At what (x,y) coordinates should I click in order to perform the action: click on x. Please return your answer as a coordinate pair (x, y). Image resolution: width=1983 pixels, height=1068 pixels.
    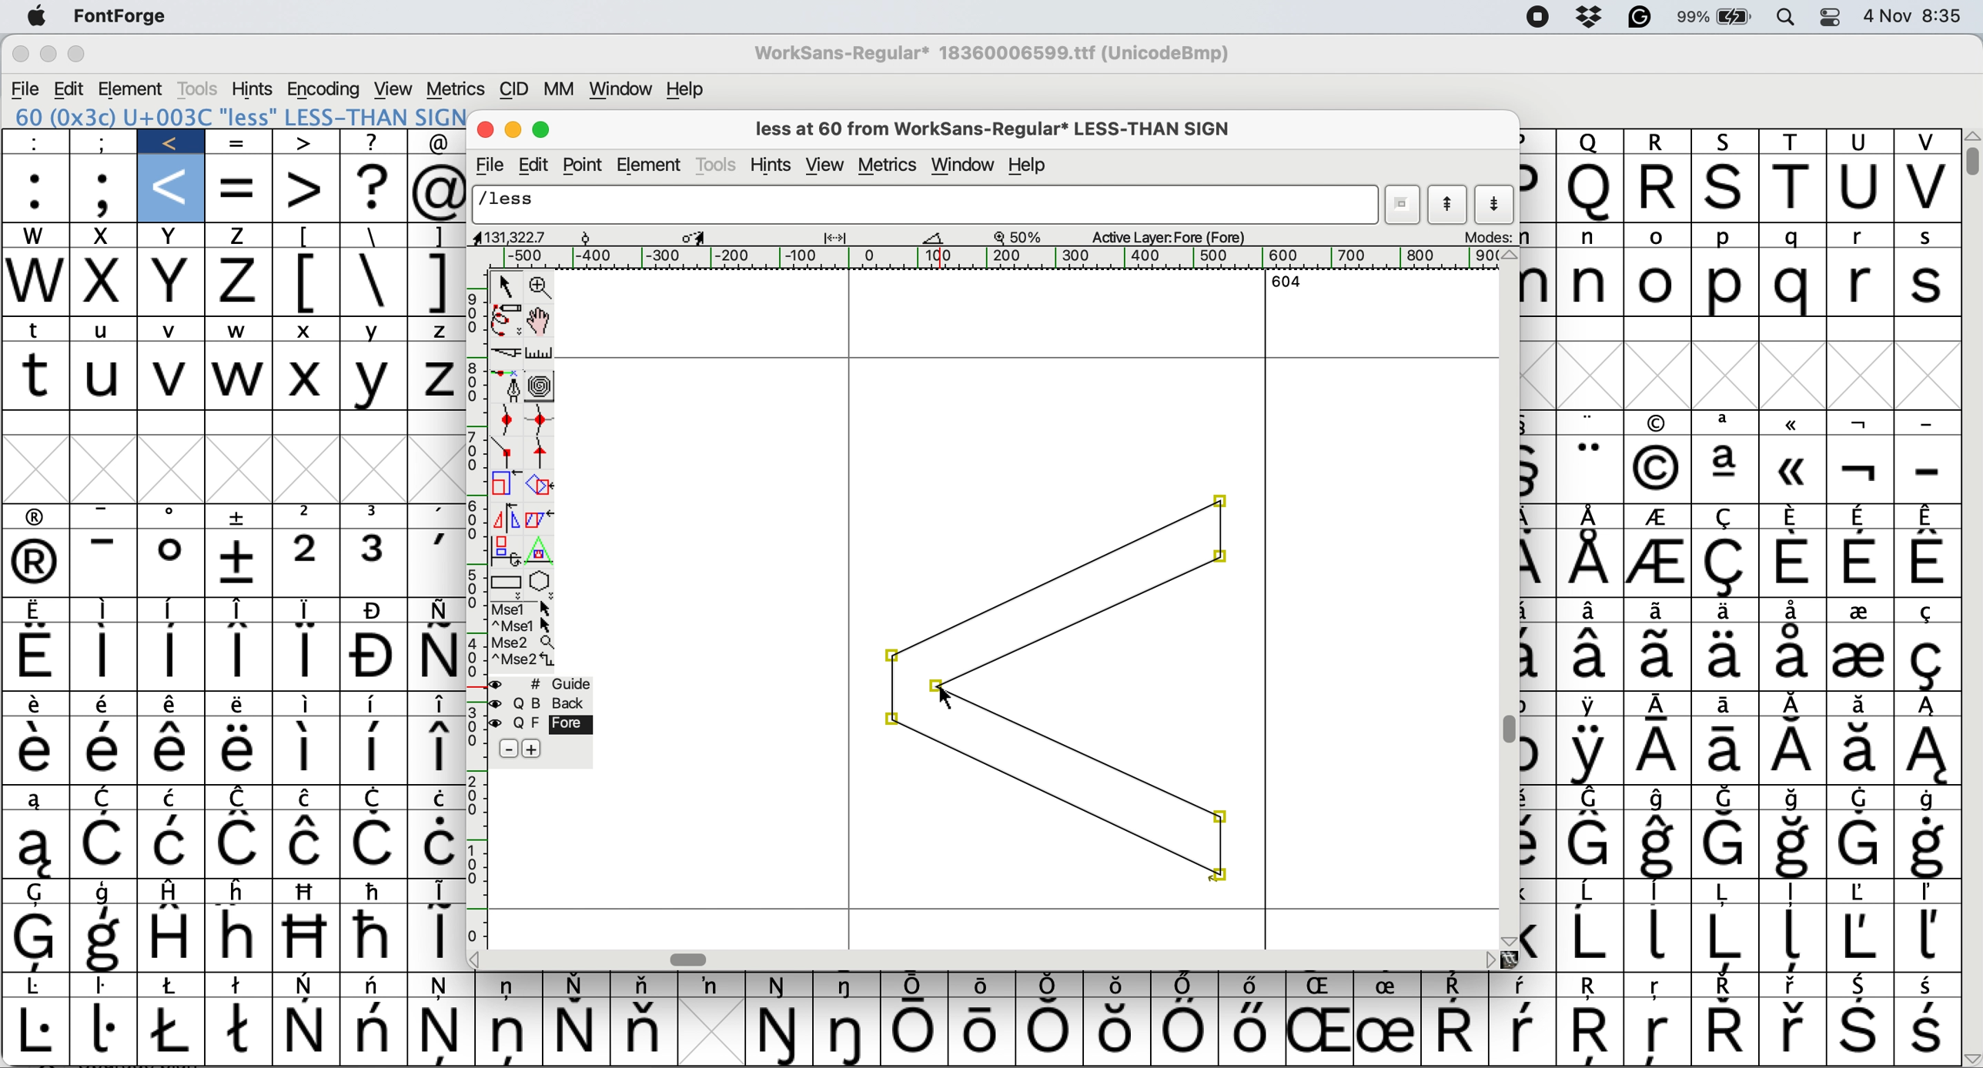
    Looking at the image, I should click on (172, 236).